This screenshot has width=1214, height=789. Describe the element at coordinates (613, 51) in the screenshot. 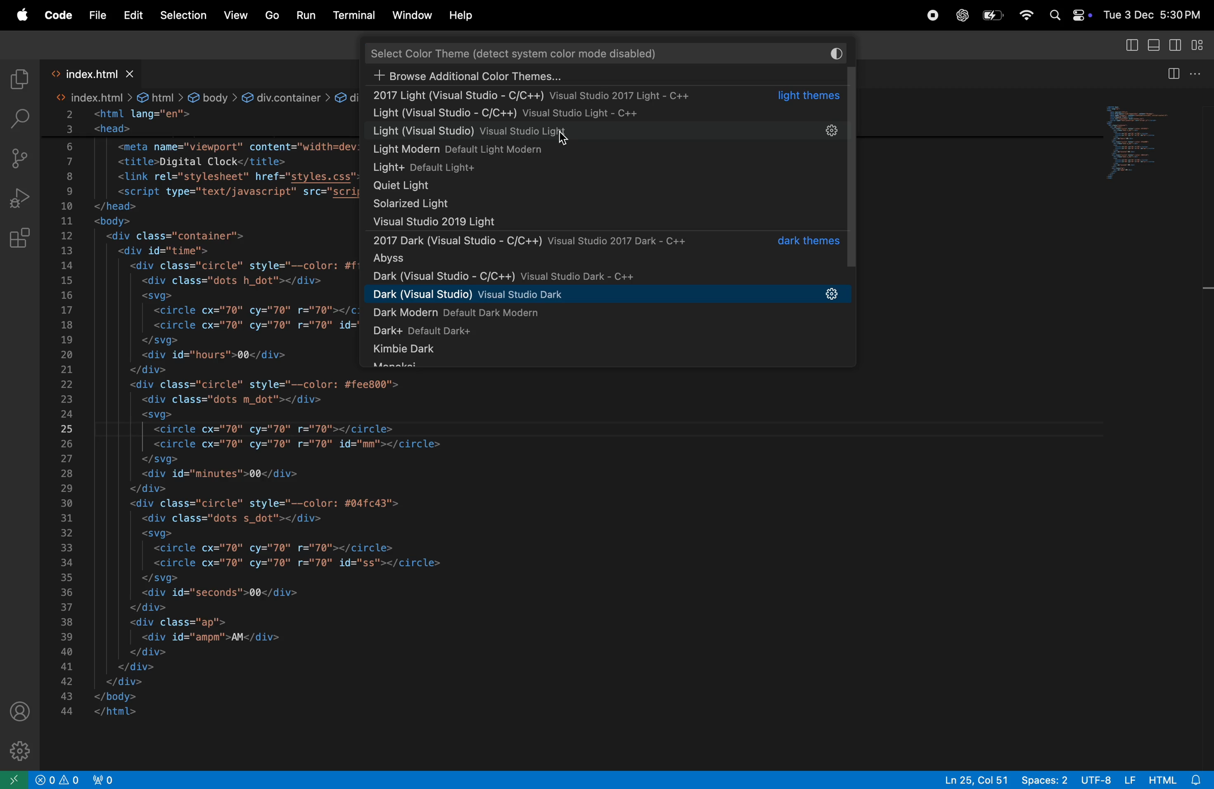

I see `search bar` at that location.